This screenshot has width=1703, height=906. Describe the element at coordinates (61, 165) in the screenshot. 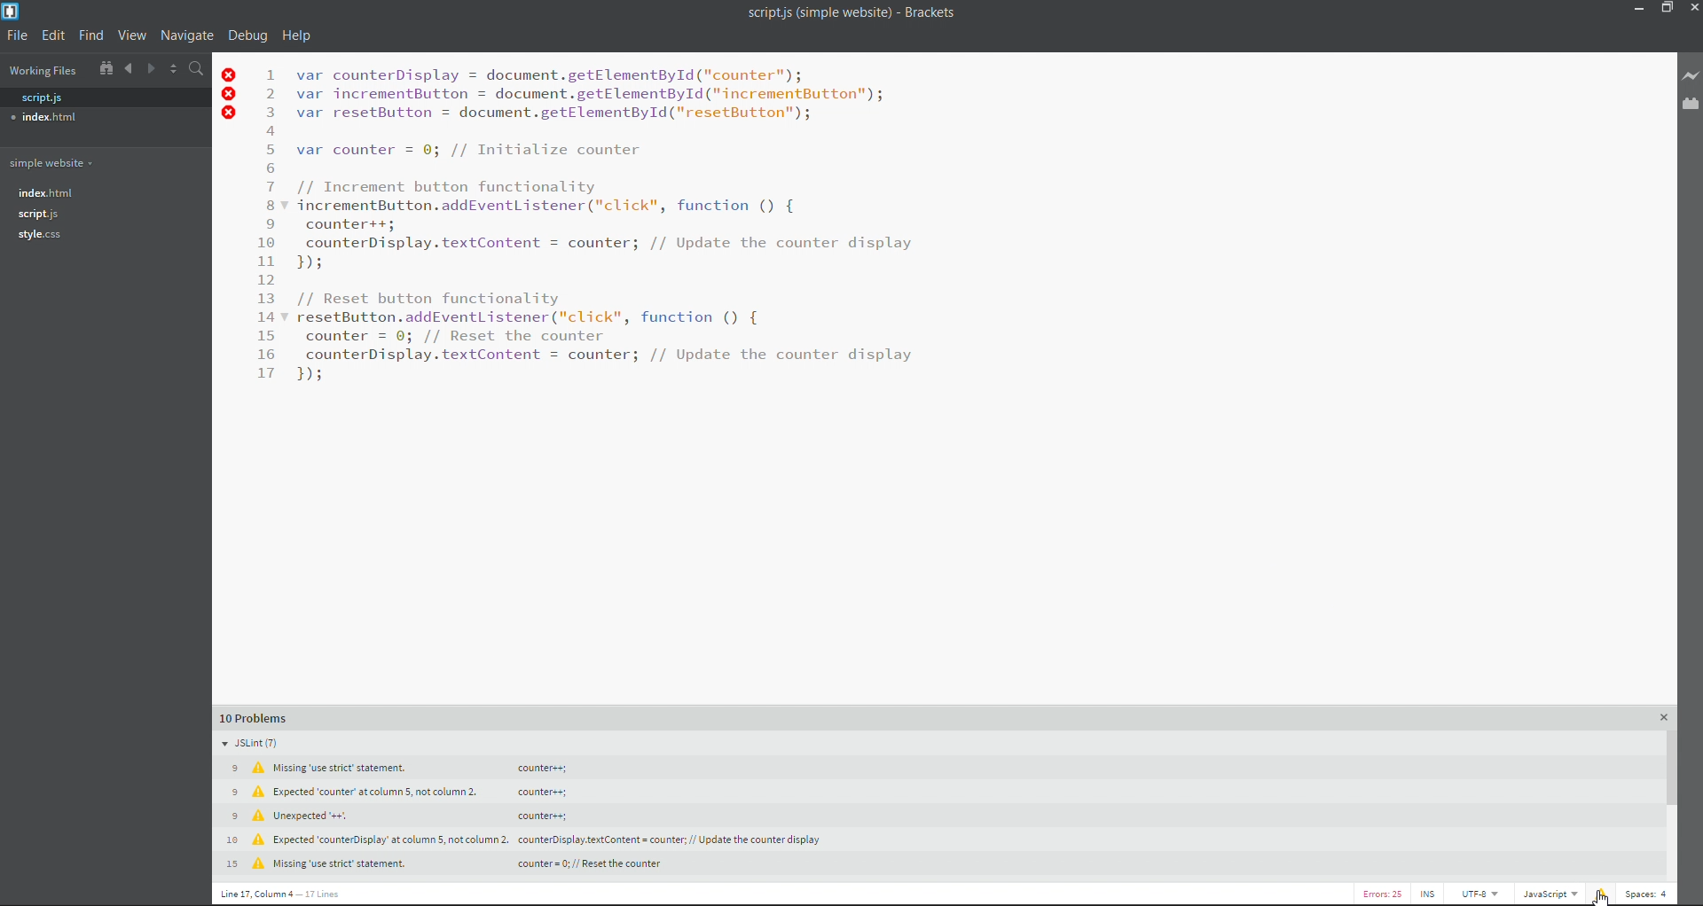

I see `simple website` at that location.